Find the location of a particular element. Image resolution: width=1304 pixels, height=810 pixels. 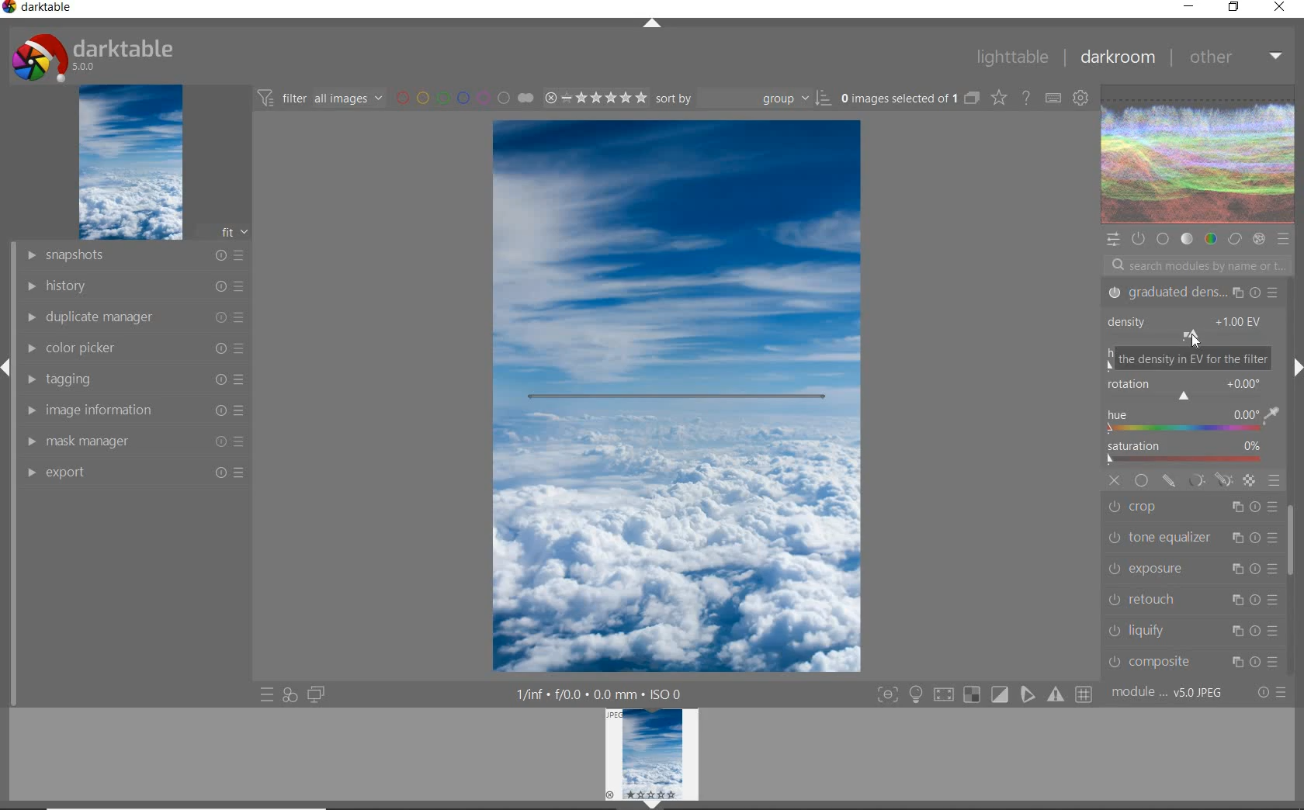

THE DENSITY IN EV FOR THE FILTER is located at coordinates (1192, 358).